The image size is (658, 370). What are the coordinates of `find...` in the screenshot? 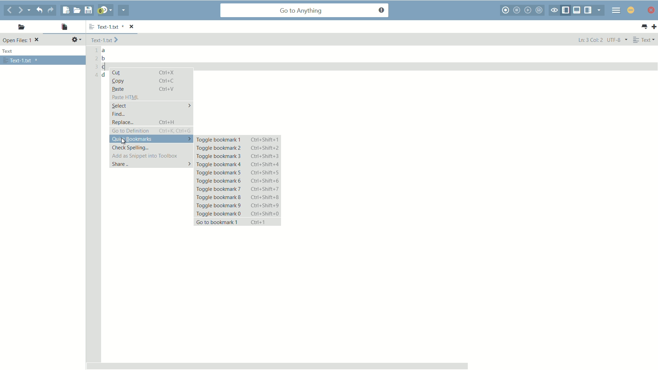 It's located at (118, 114).